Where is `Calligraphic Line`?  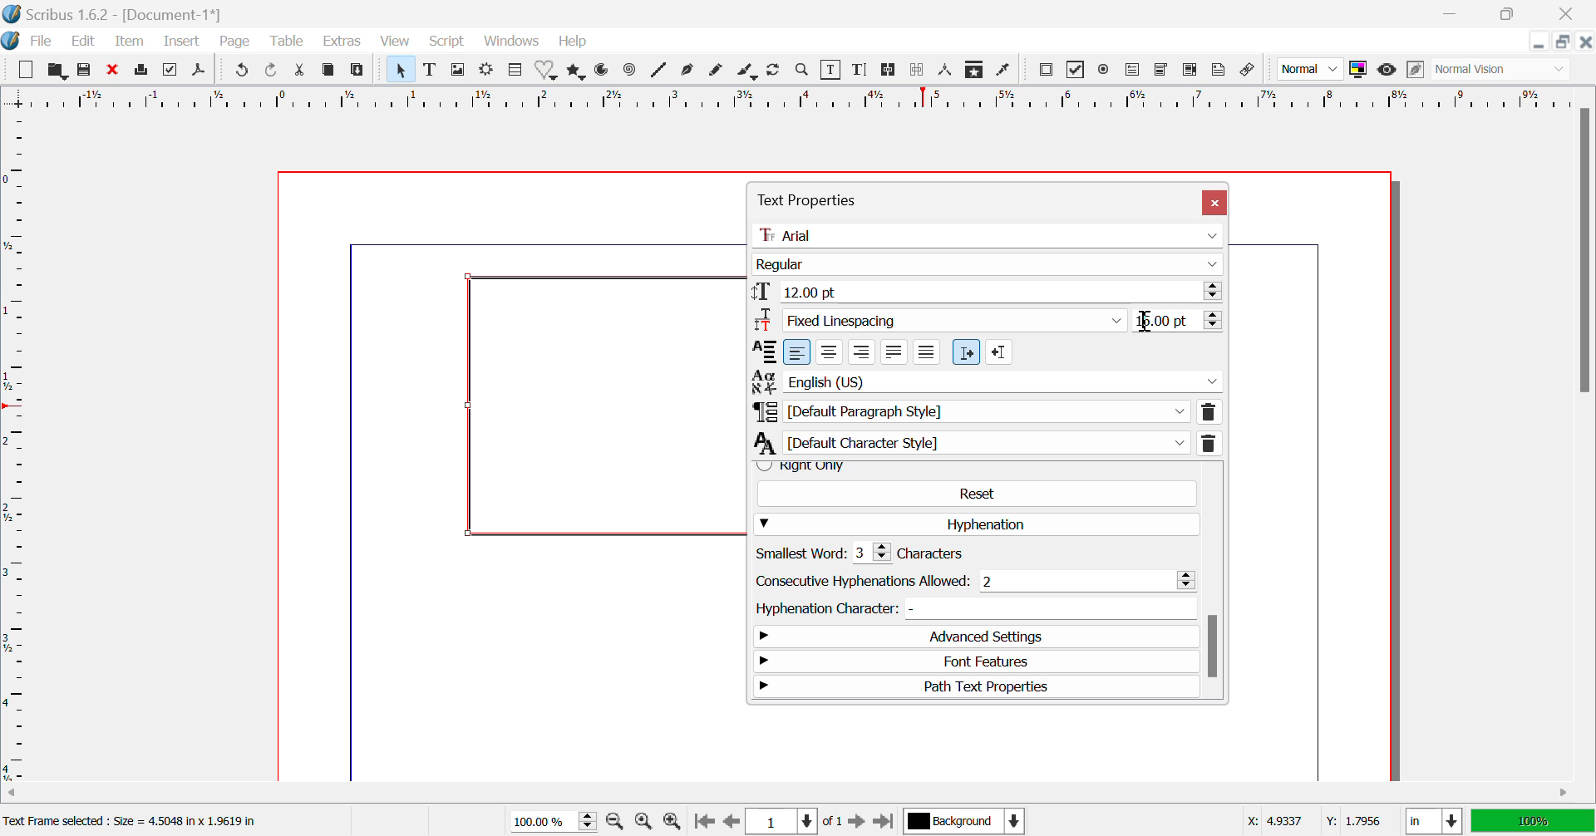
Calligraphic Line is located at coordinates (746, 71).